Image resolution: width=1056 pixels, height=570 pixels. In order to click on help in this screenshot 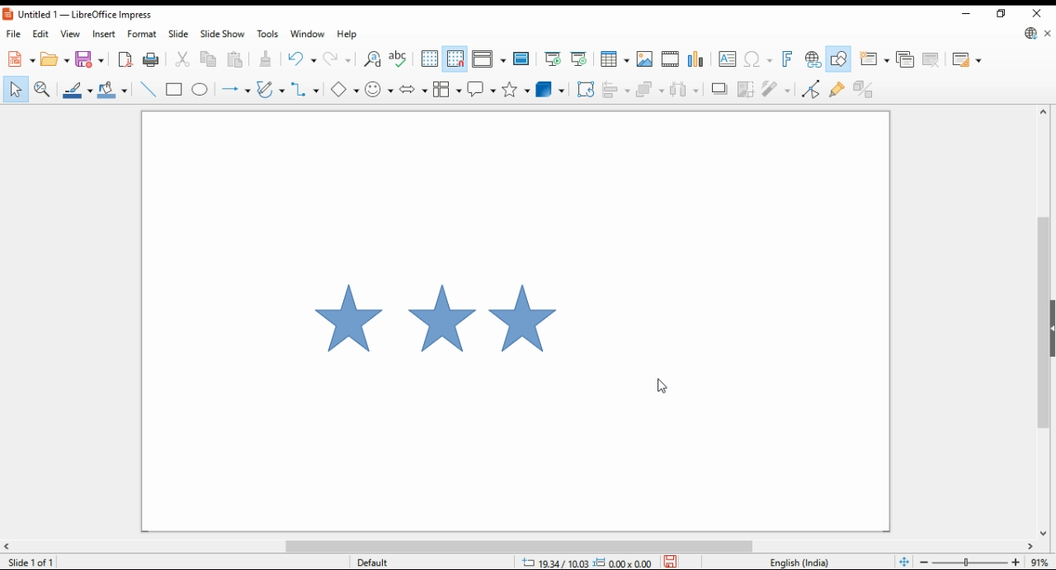, I will do `click(346, 35)`.